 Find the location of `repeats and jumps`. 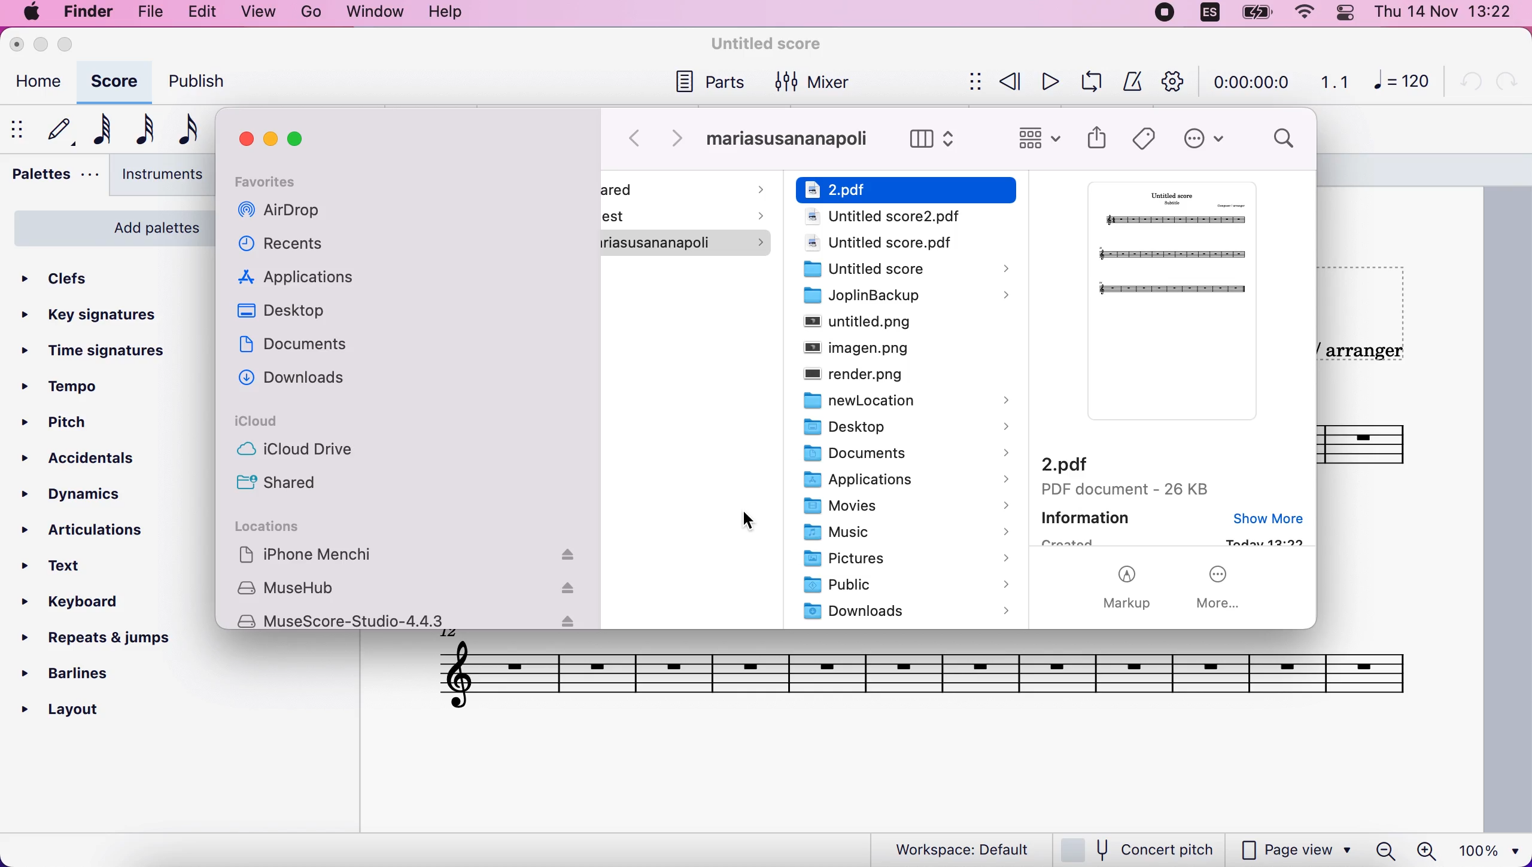

repeats and jumps is located at coordinates (111, 642).